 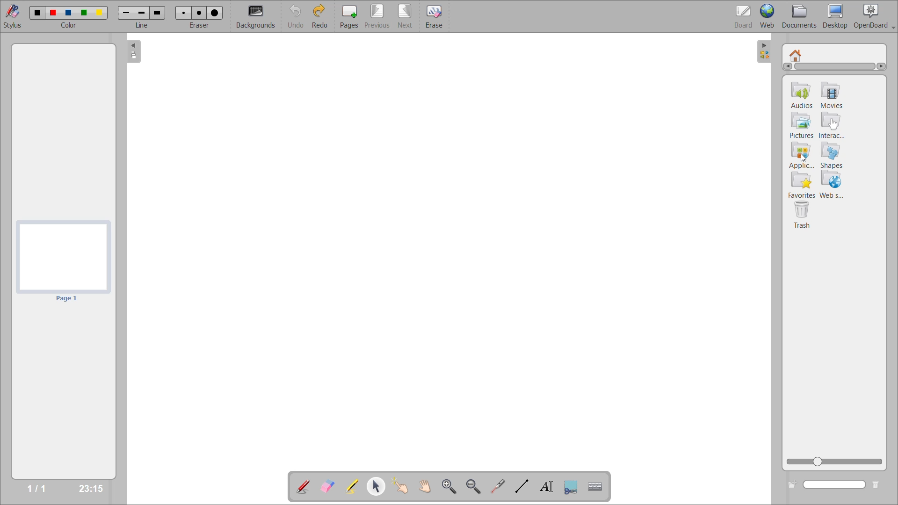 I want to click on applications, so click(x=802, y=156).